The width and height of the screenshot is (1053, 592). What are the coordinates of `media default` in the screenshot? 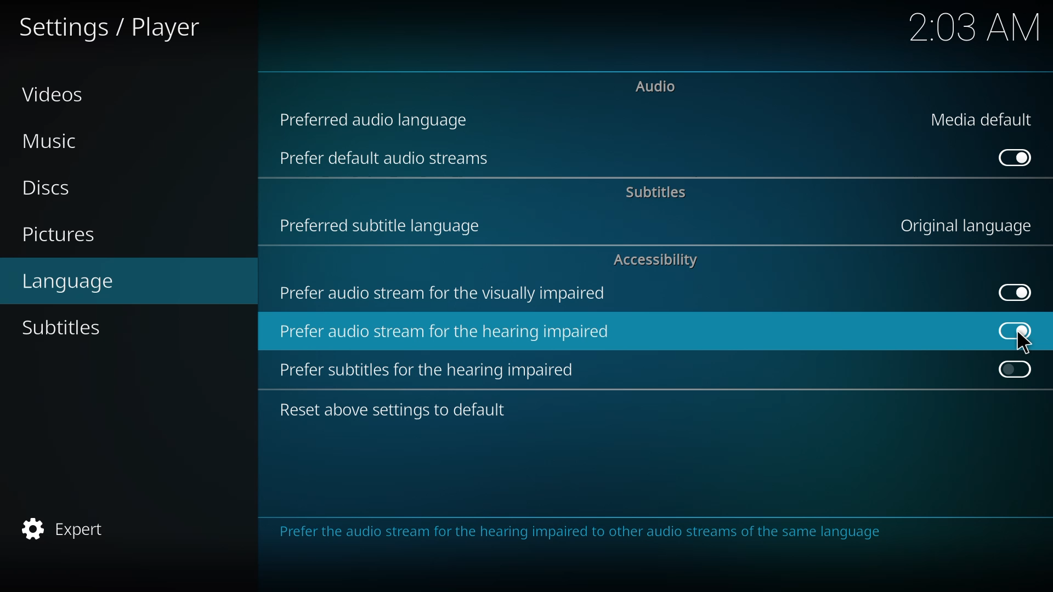 It's located at (983, 121).